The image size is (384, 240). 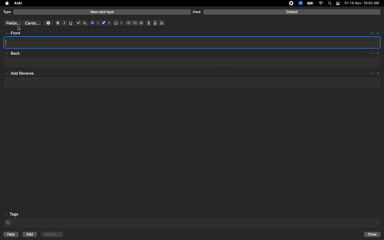 I want to click on Internet, so click(x=321, y=3).